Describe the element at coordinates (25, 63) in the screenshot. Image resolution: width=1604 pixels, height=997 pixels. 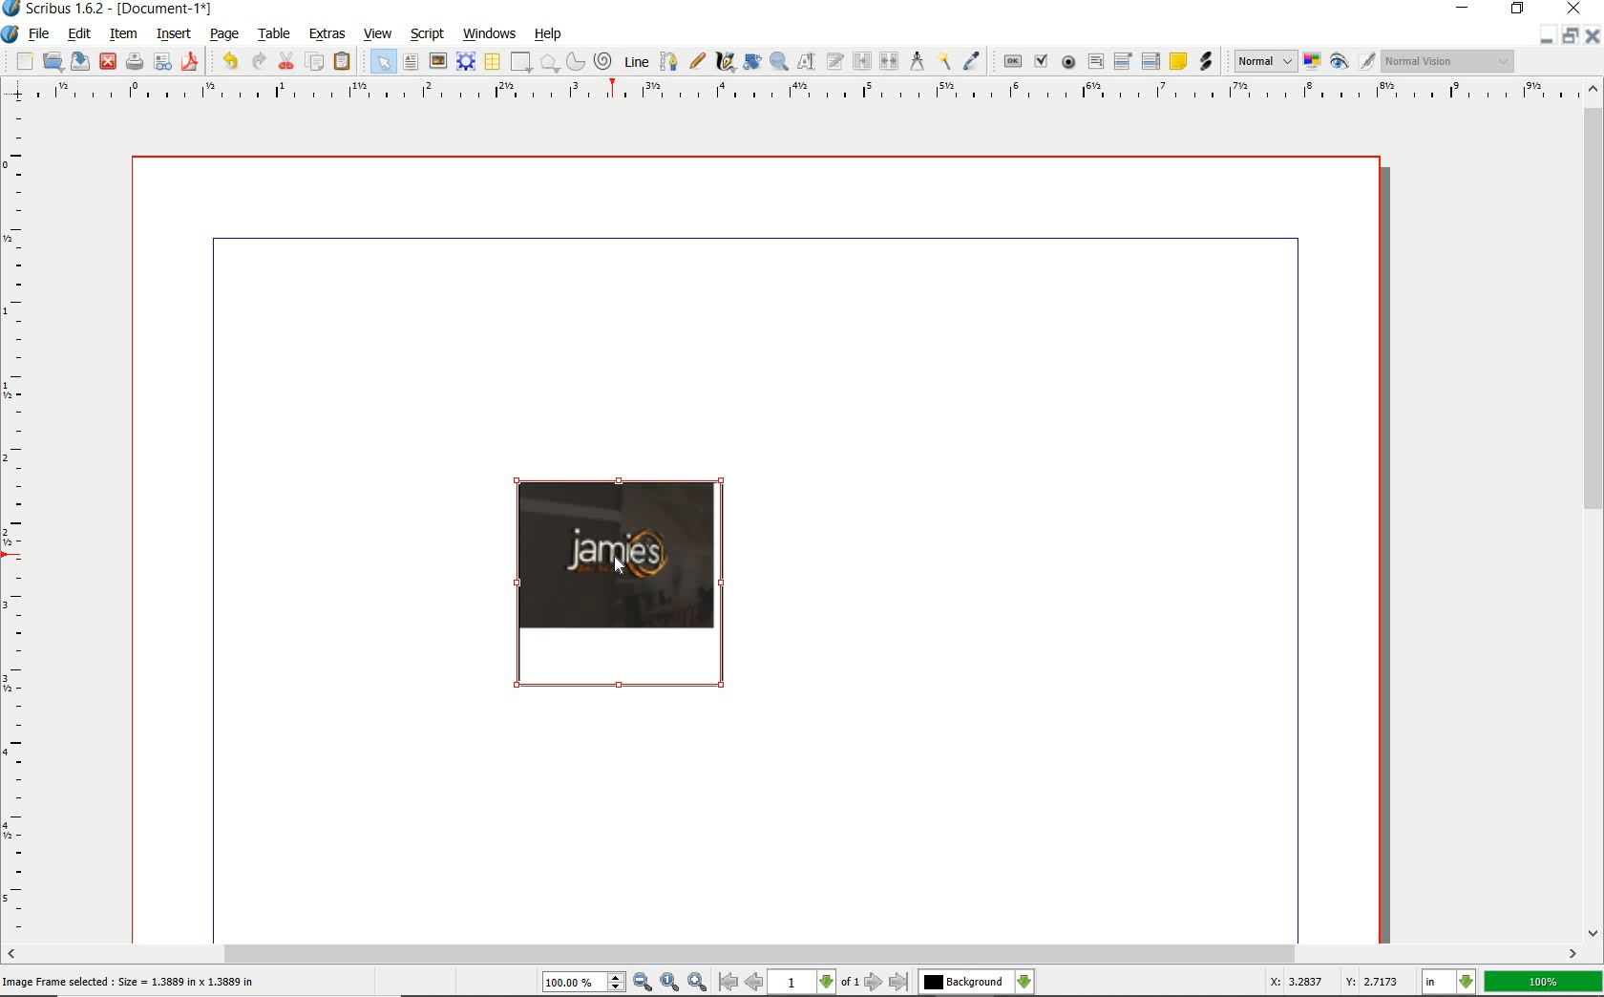
I see `new` at that location.